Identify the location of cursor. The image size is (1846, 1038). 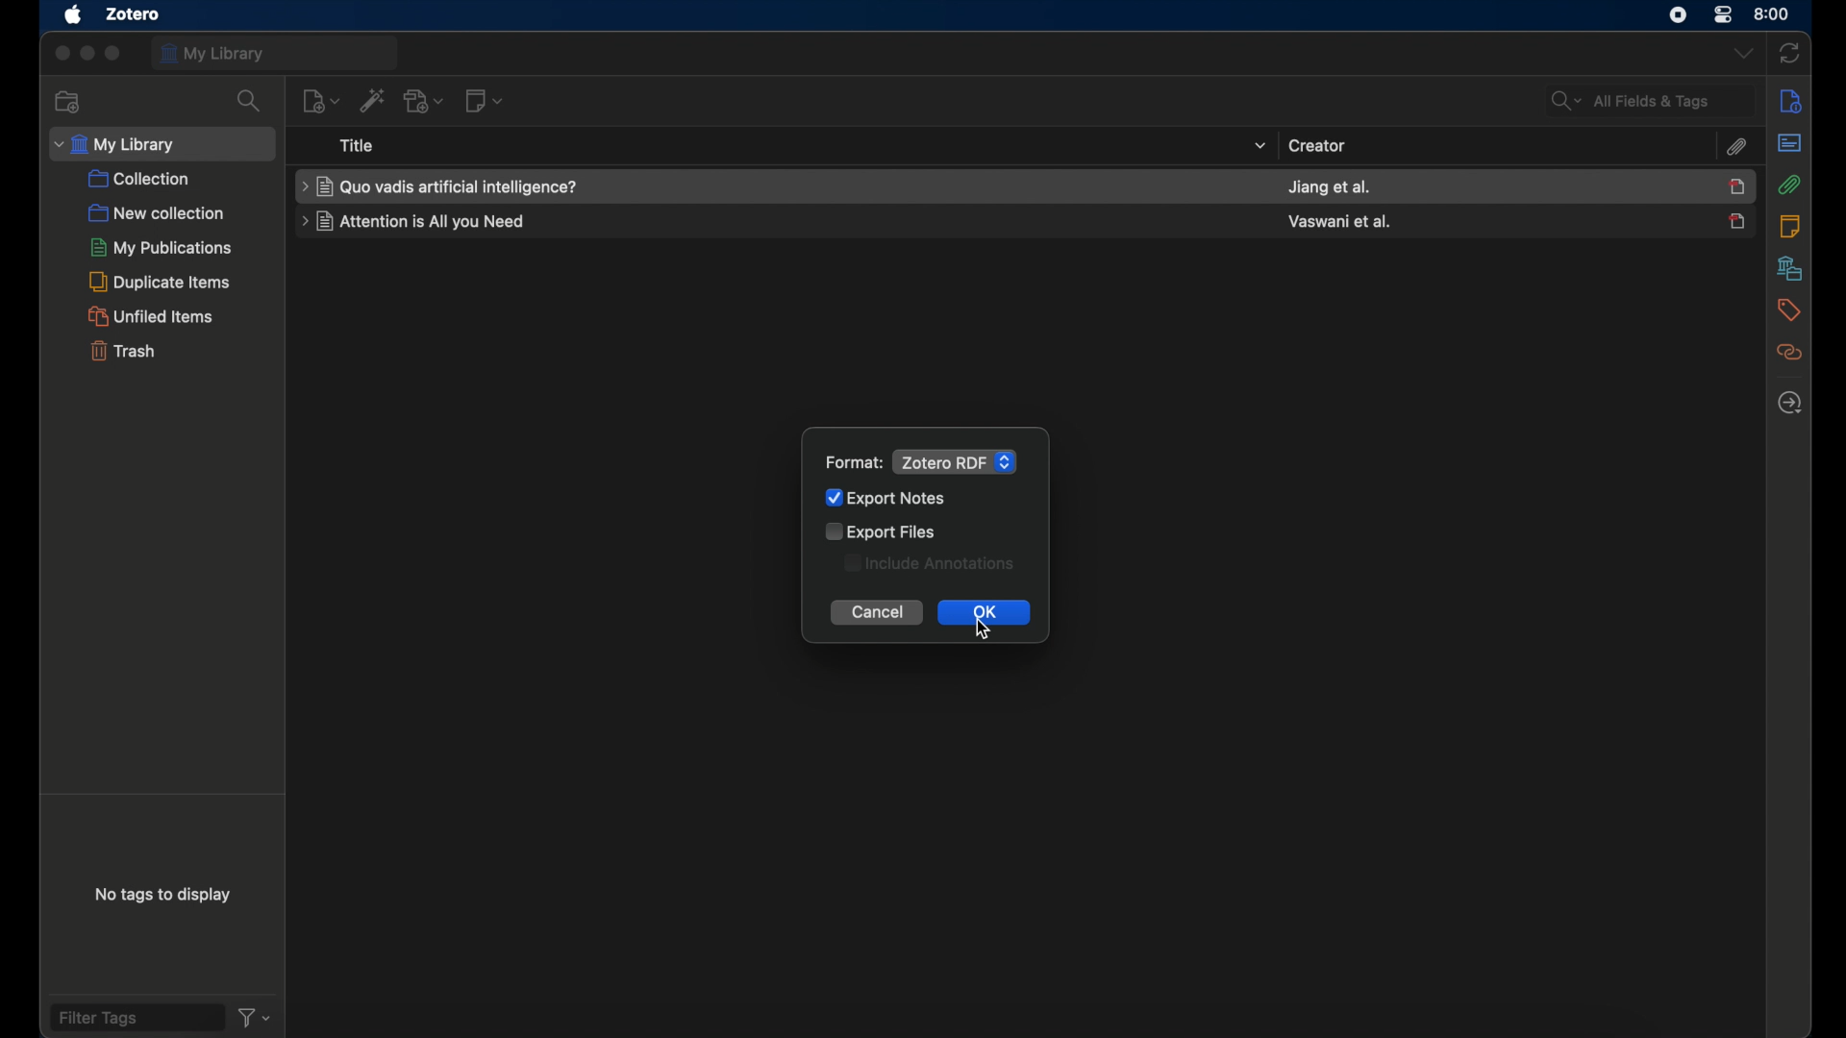
(987, 634).